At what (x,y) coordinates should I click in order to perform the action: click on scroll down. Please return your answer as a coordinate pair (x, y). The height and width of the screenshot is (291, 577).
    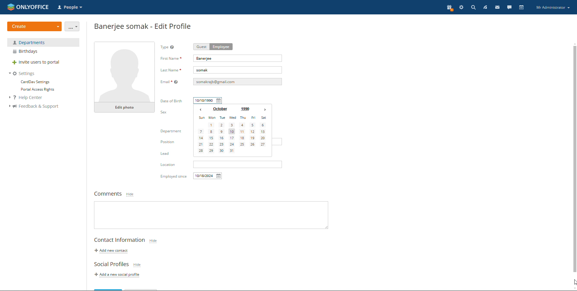
    Looking at the image, I should click on (573, 289).